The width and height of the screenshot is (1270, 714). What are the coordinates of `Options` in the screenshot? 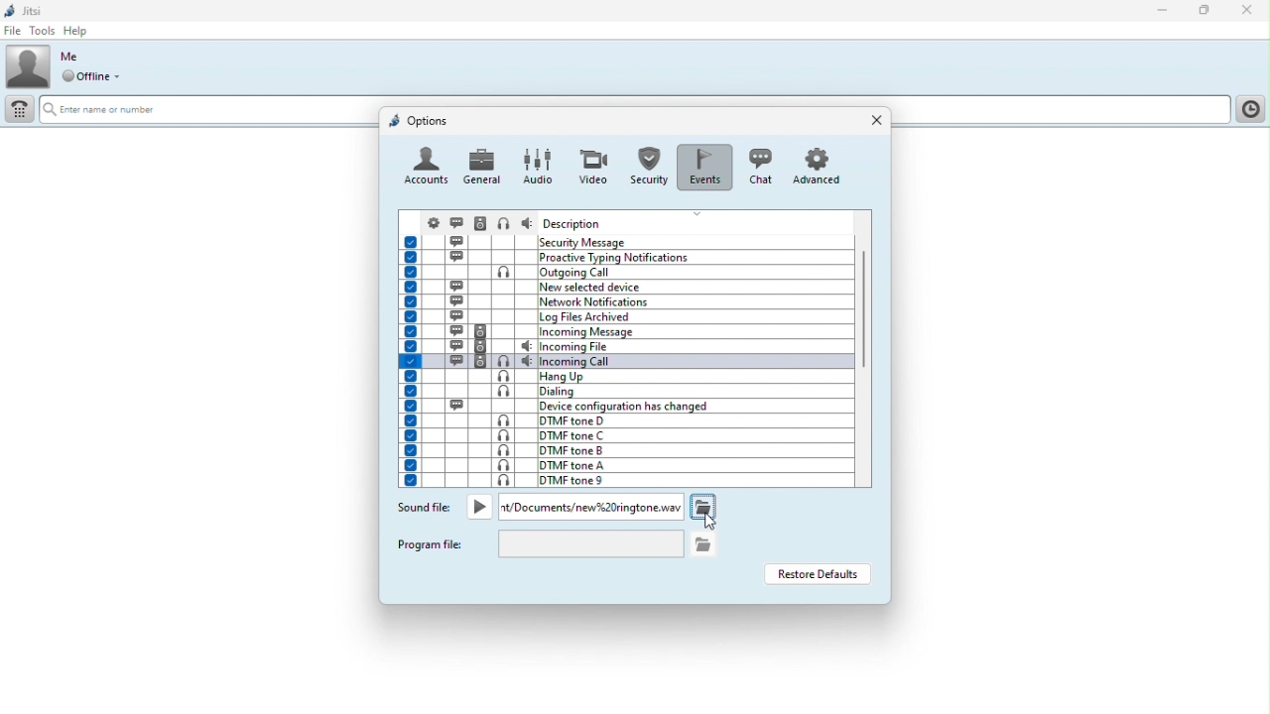 It's located at (420, 120).